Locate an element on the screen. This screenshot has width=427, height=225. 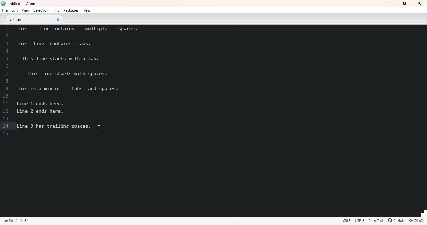
selection is located at coordinates (41, 10).